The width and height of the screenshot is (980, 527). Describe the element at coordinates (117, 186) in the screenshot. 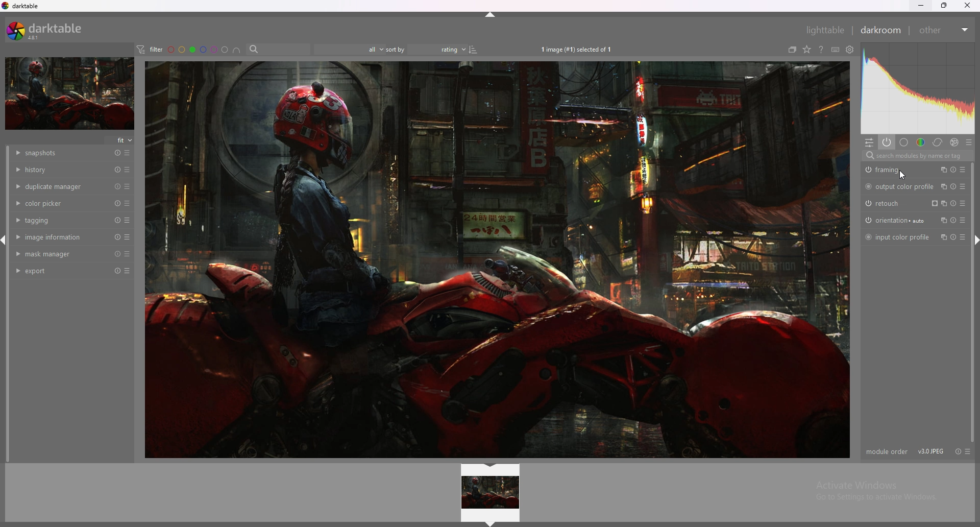

I see `reset` at that location.